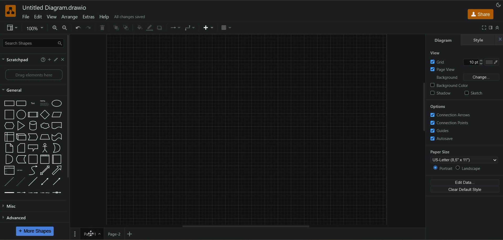  Describe the element at coordinates (491, 28) in the screenshot. I see `format` at that location.